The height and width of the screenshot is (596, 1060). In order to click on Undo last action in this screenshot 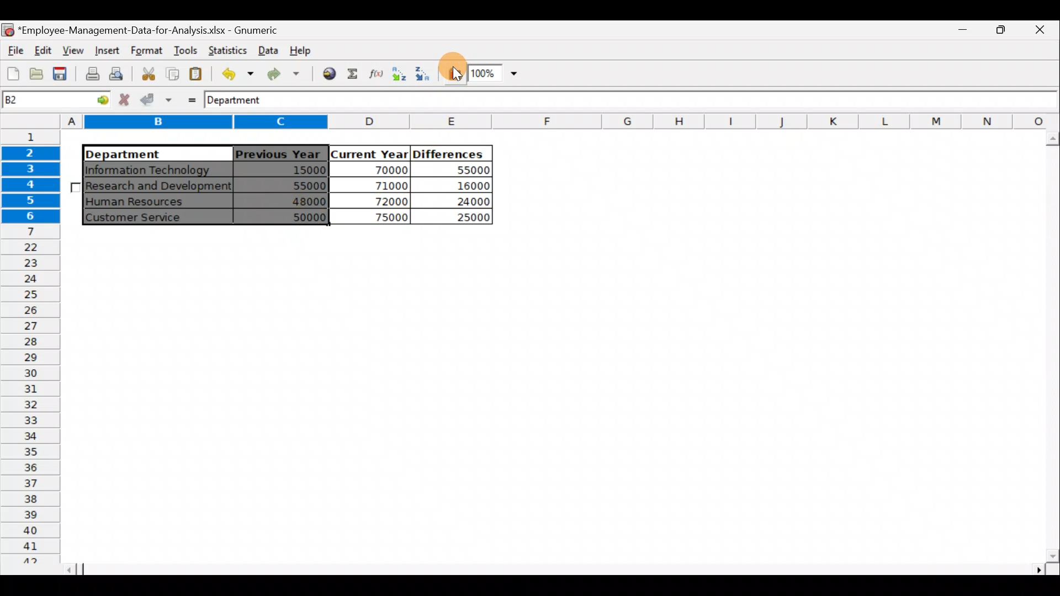, I will do `click(236, 73)`.